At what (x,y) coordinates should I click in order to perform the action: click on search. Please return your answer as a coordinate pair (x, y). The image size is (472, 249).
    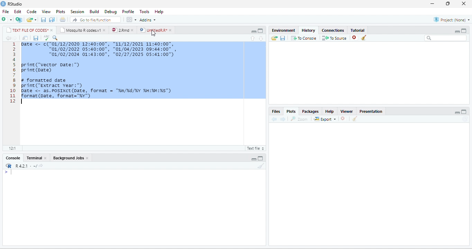
    Looking at the image, I should click on (55, 38).